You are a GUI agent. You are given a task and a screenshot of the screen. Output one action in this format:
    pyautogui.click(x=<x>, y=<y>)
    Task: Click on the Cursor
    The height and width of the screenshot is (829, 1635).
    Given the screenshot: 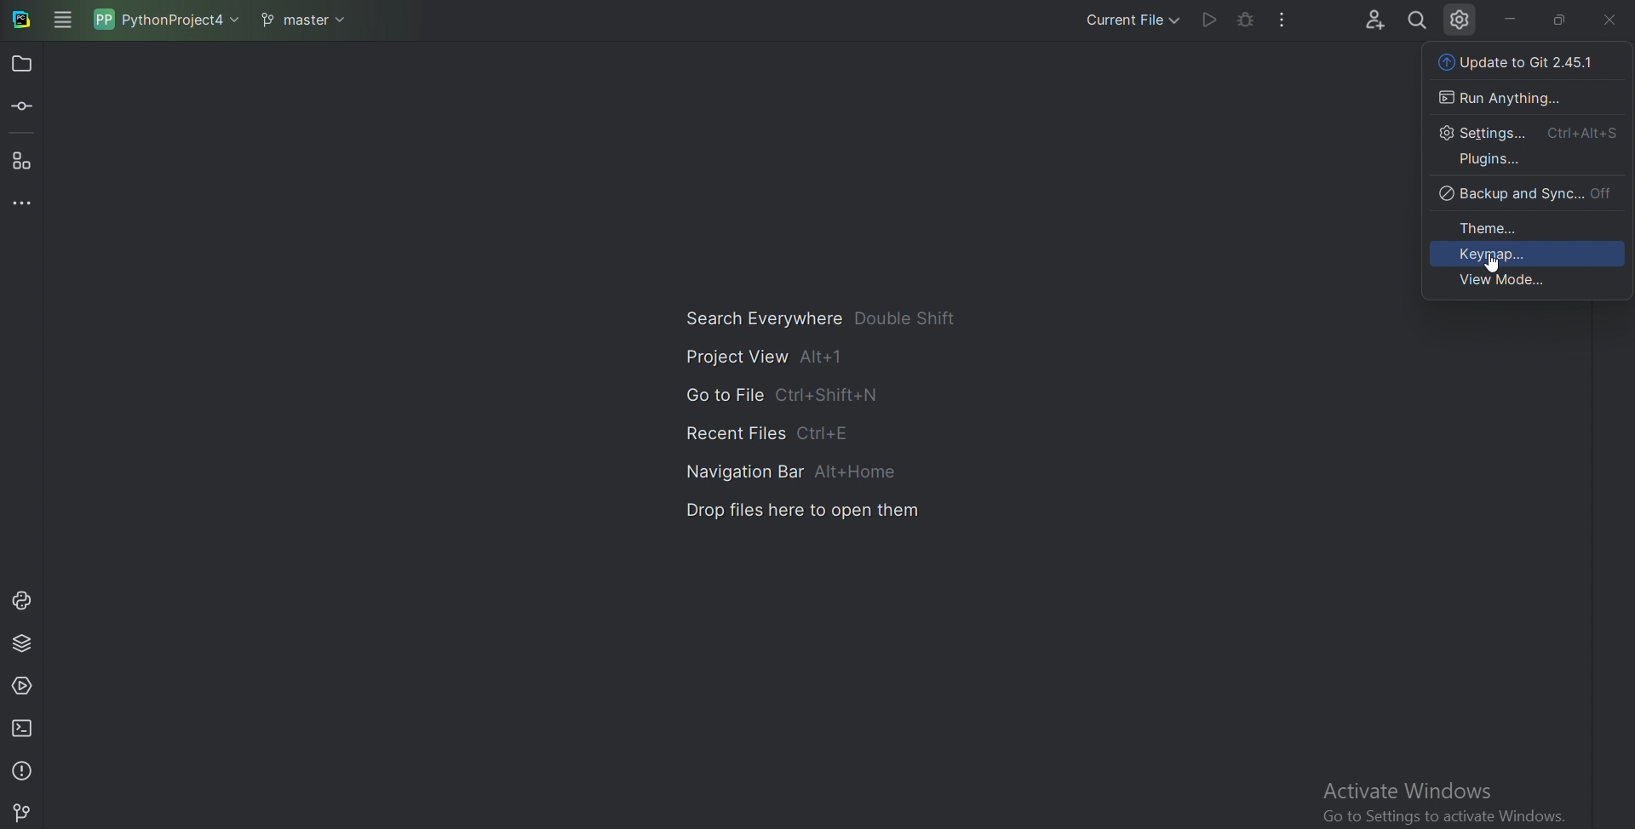 What is the action you would take?
    pyautogui.click(x=1491, y=263)
    